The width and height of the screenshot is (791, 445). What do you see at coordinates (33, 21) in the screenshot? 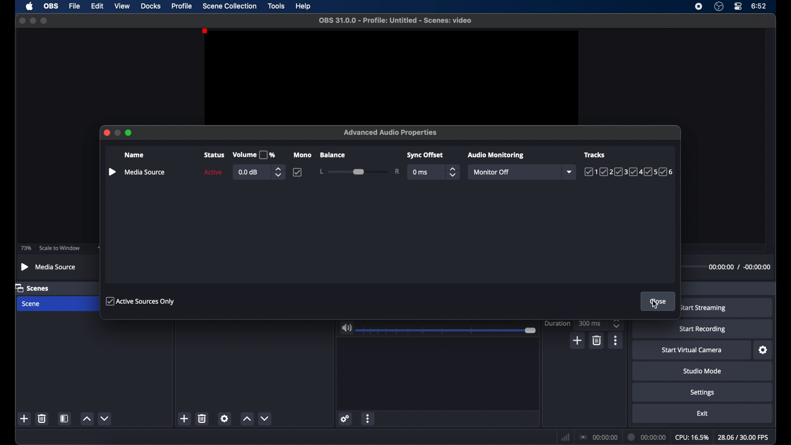
I see `minimize` at bounding box center [33, 21].